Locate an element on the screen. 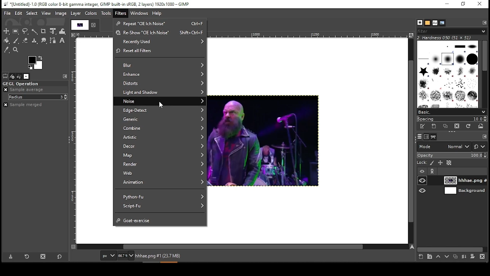 This screenshot has width=490, height=276. help is located at coordinates (158, 13).